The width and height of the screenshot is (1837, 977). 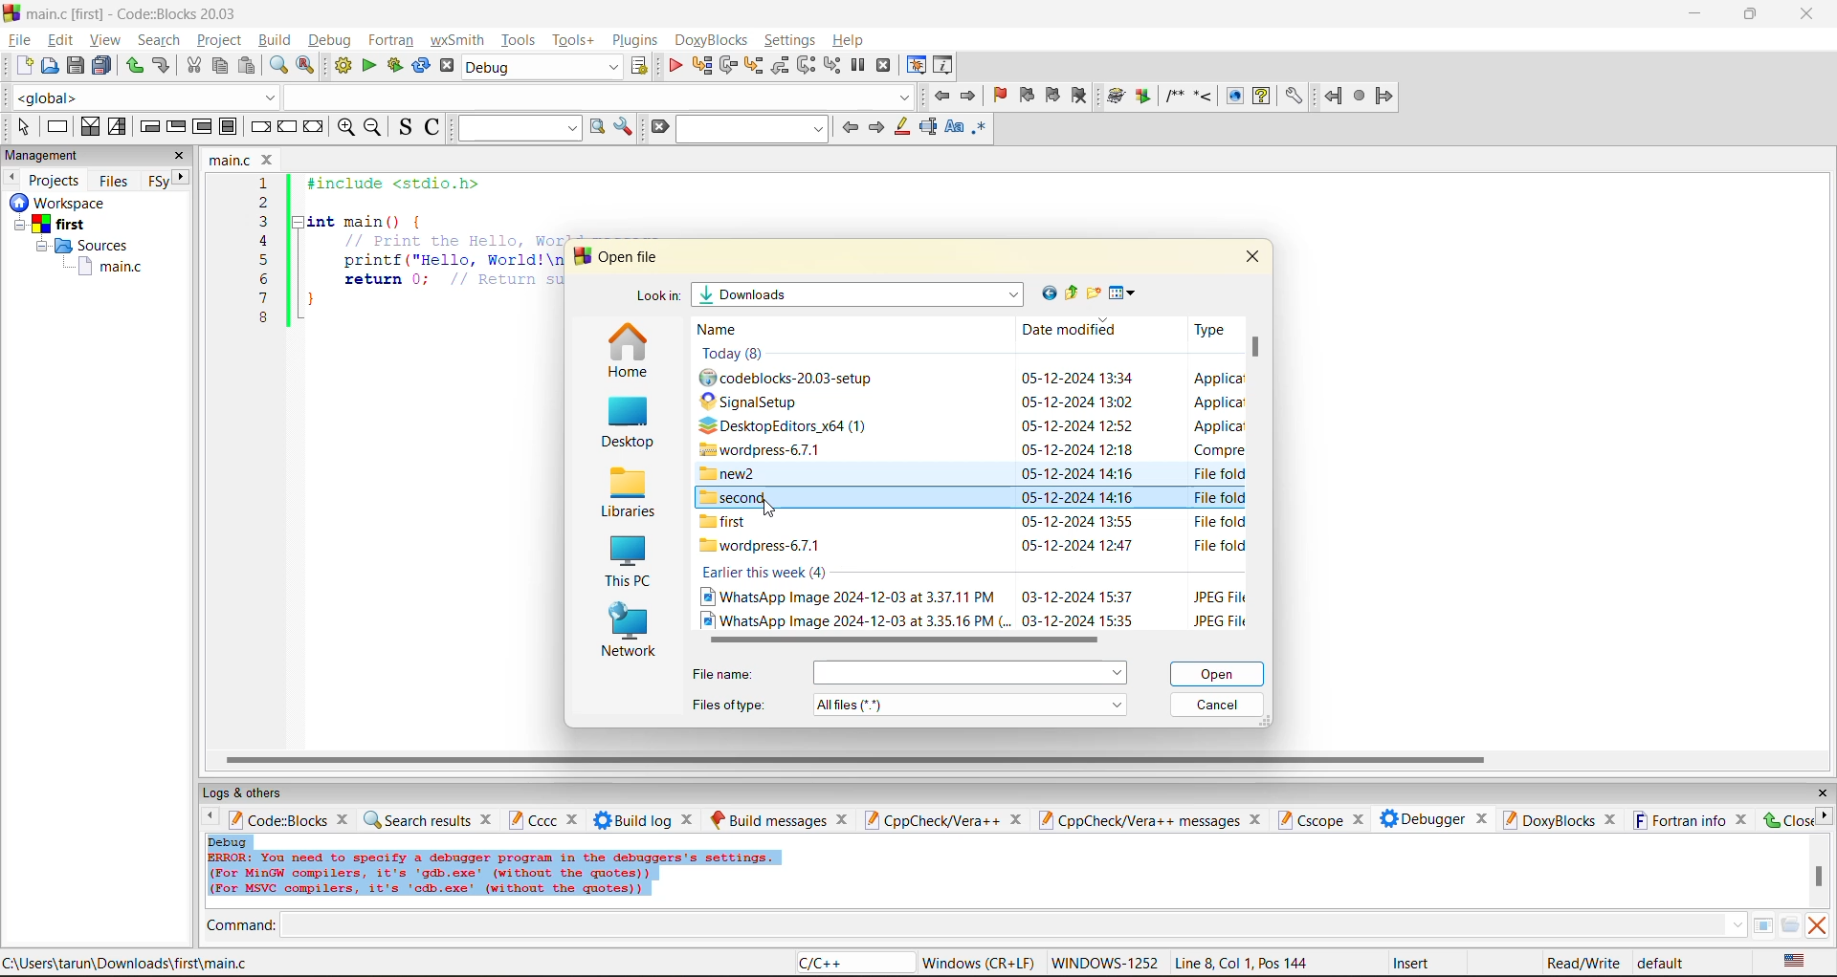 I want to click on toggle comments, so click(x=434, y=126).